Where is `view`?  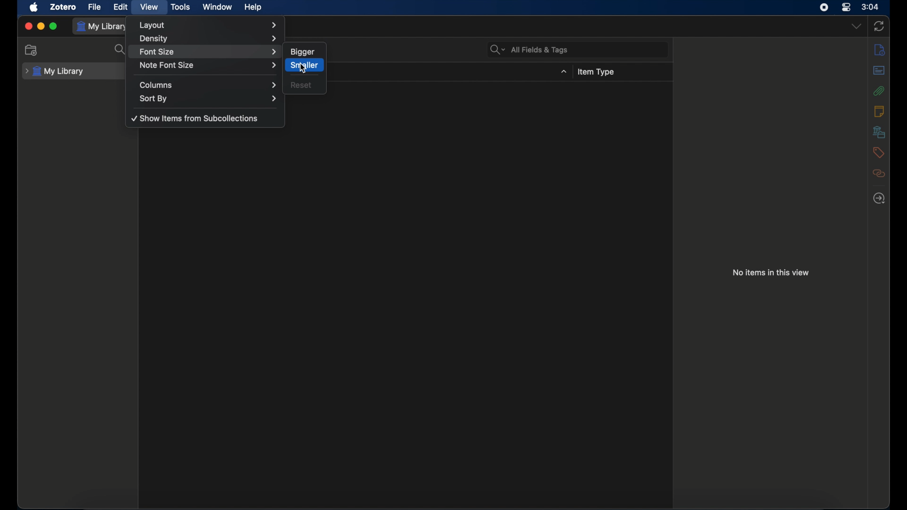 view is located at coordinates (150, 7).